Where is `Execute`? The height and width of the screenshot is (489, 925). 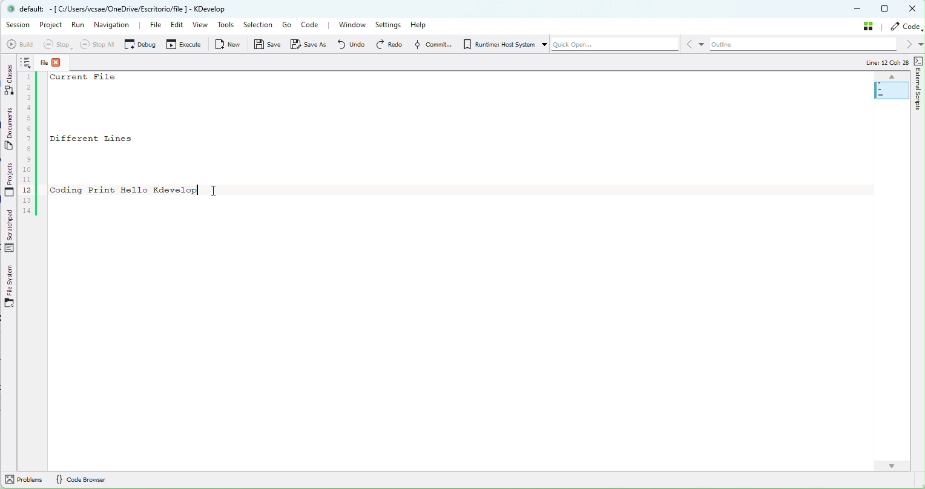 Execute is located at coordinates (185, 46).